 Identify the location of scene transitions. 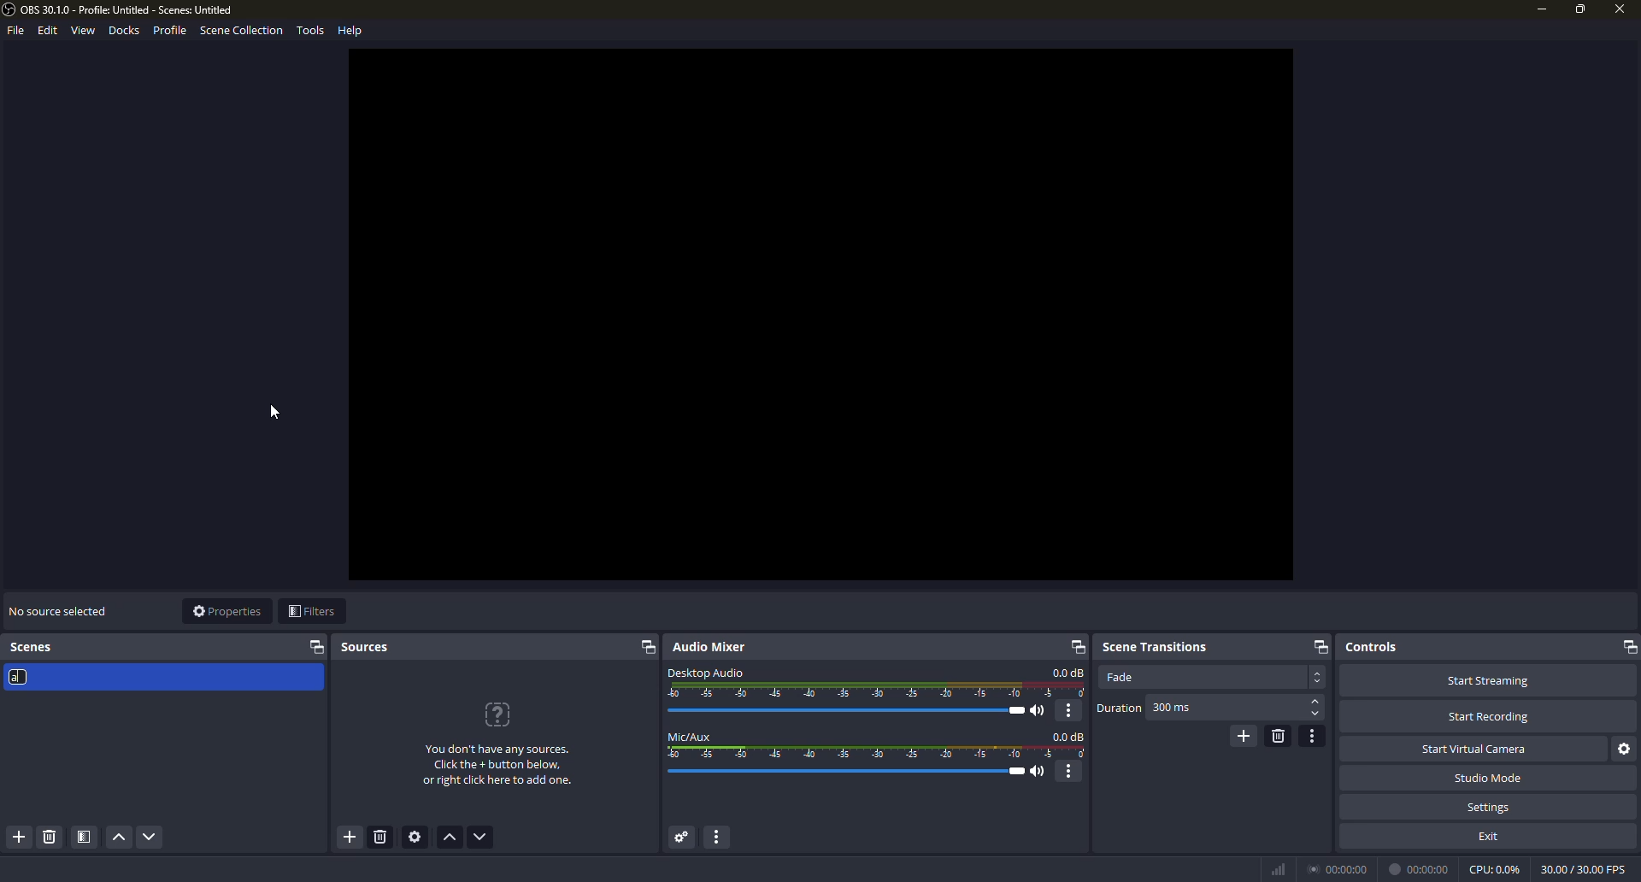
(1155, 644).